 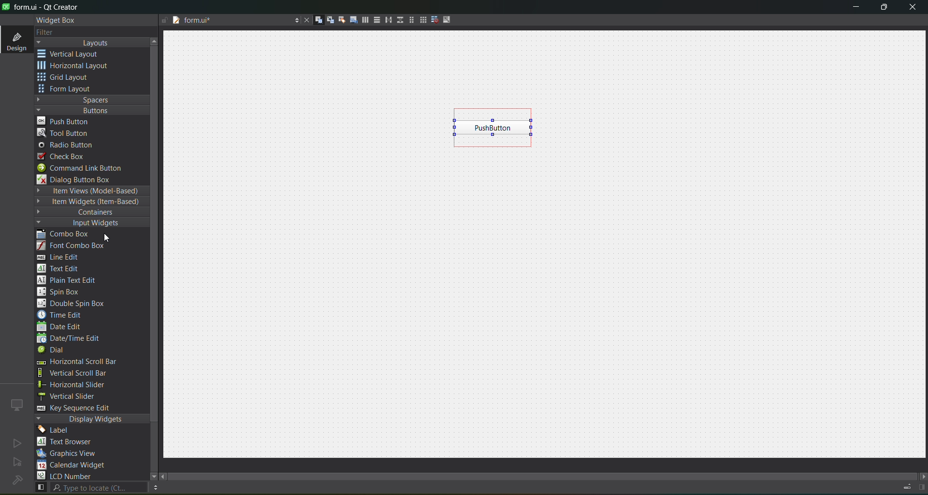 What do you see at coordinates (164, 477) in the screenshot?
I see `move left` at bounding box center [164, 477].